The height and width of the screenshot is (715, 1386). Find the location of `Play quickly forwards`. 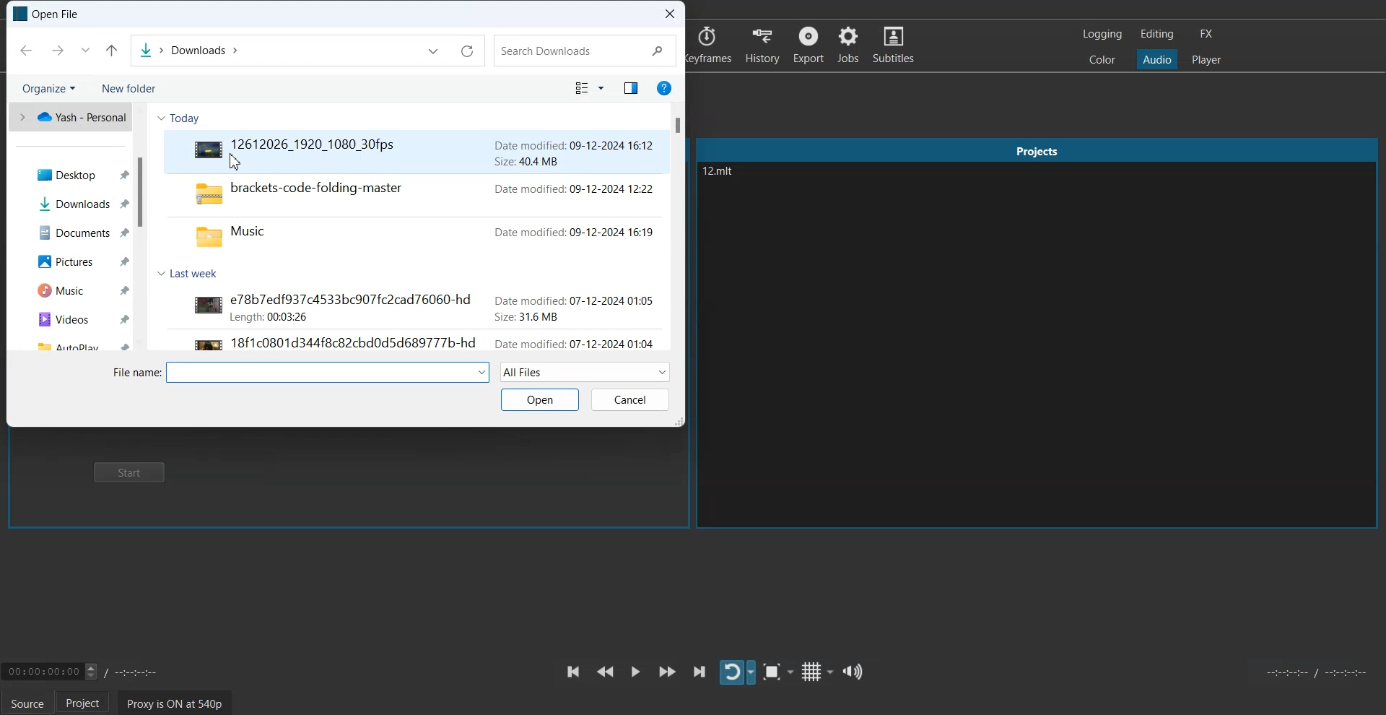

Play quickly forwards is located at coordinates (668, 671).